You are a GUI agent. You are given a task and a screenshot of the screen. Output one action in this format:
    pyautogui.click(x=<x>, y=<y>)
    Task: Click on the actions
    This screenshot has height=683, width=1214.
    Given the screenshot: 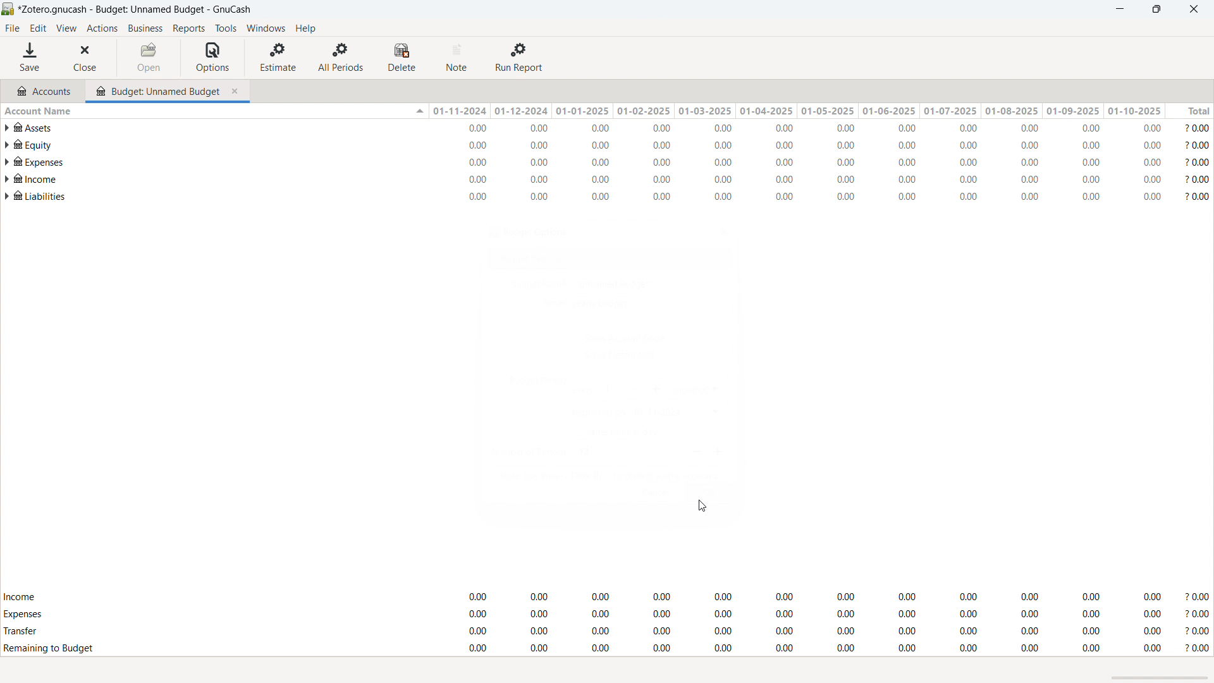 What is the action you would take?
    pyautogui.click(x=102, y=28)
    